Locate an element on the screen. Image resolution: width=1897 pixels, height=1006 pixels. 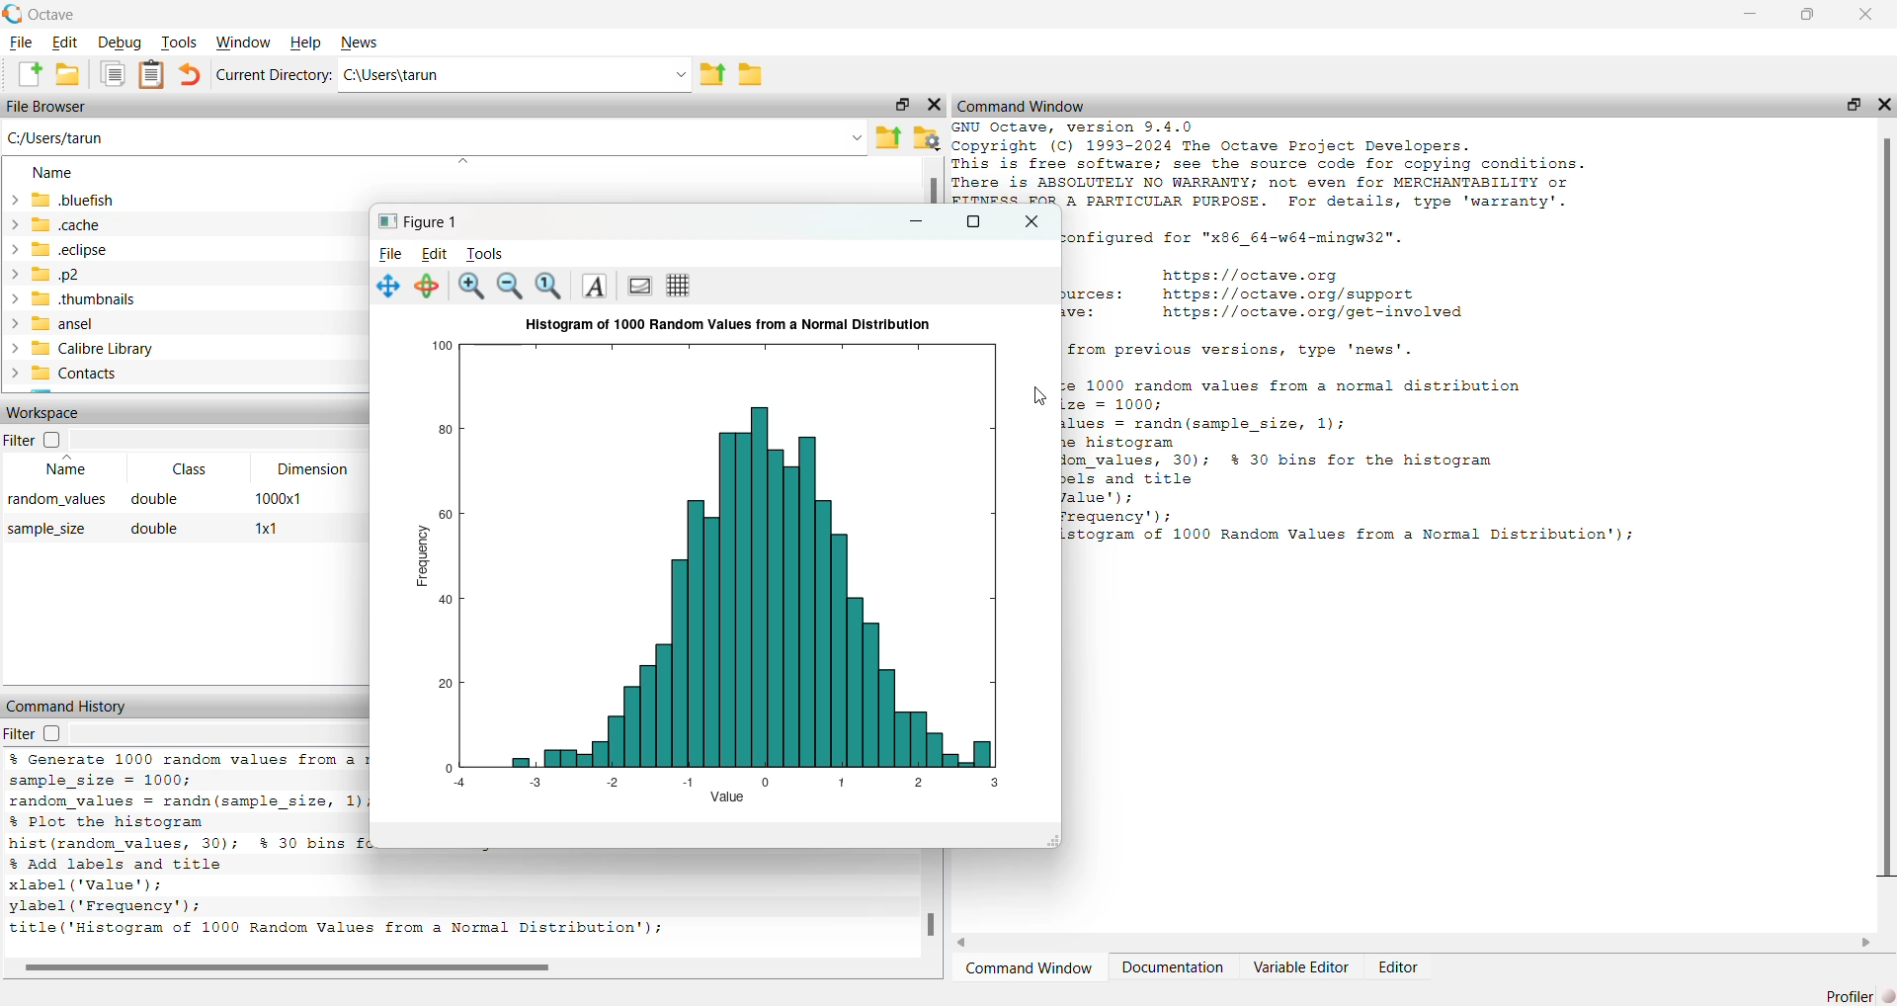
shaded view toogle is located at coordinates (638, 286).